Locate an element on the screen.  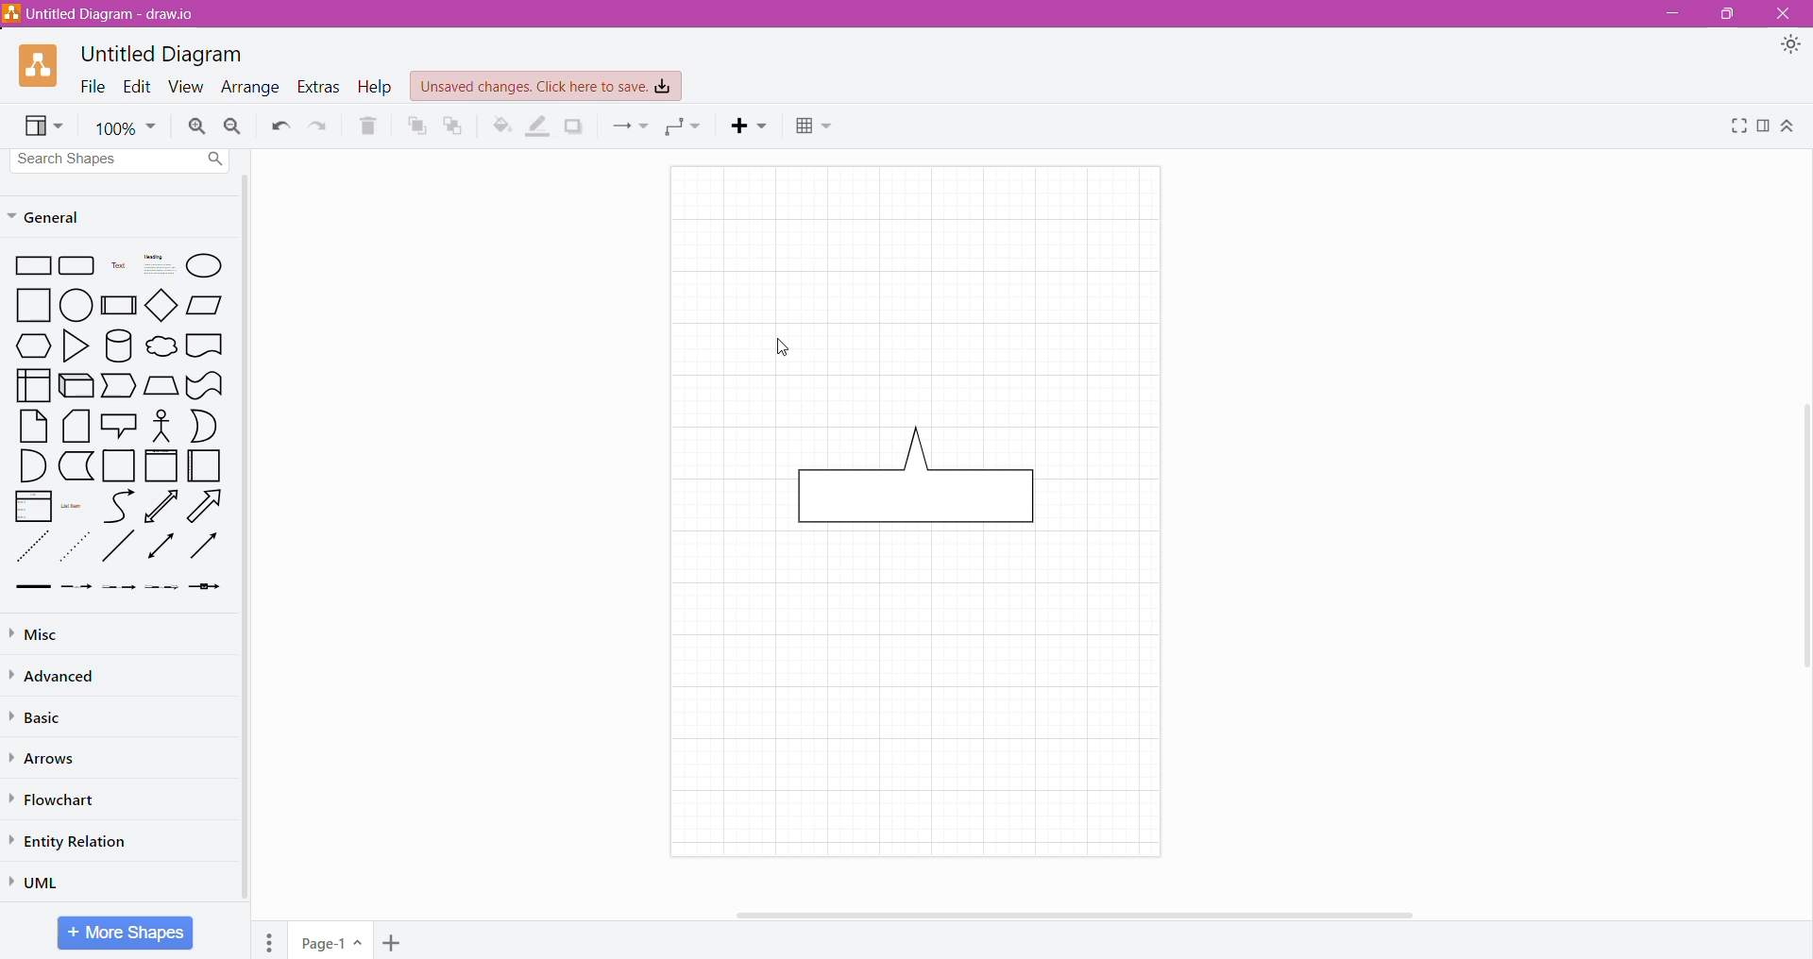
Shape on canvas flipped vertically is located at coordinates (927, 491).